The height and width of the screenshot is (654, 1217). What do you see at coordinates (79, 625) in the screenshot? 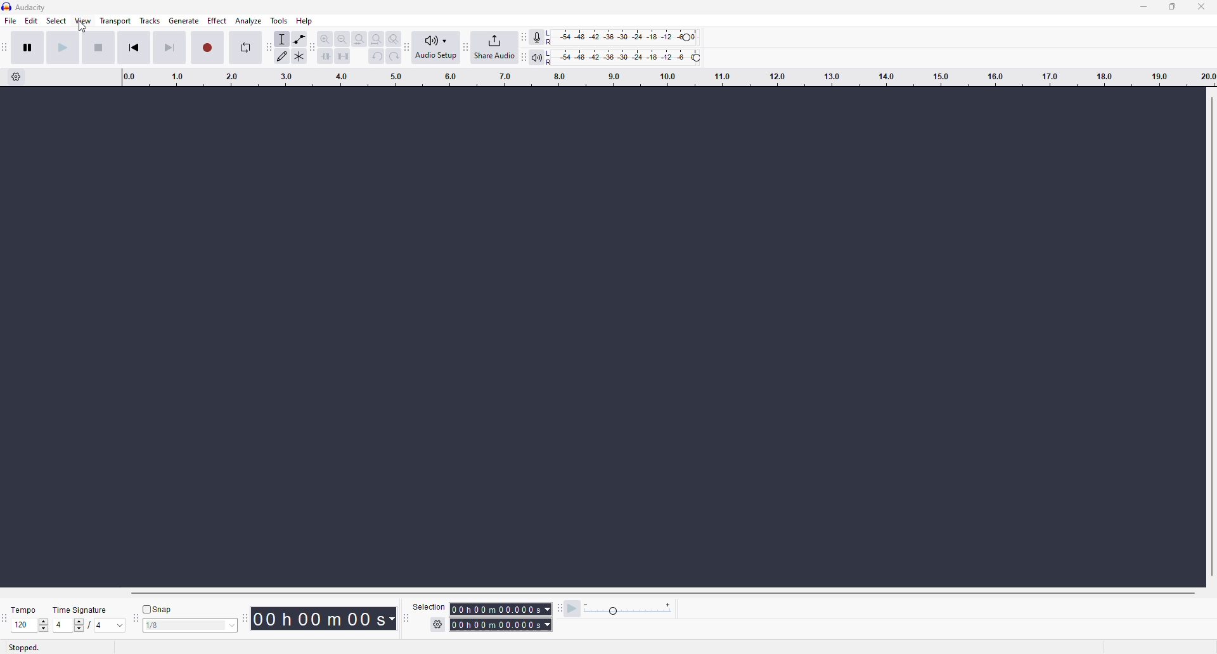
I see `values` at bounding box center [79, 625].